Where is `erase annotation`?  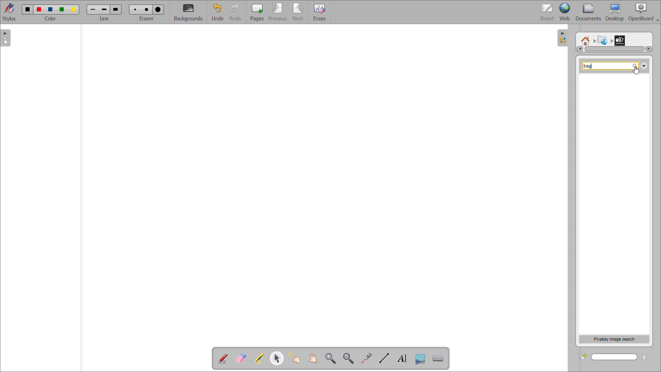
erase annotation is located at coordinates (241, 358).